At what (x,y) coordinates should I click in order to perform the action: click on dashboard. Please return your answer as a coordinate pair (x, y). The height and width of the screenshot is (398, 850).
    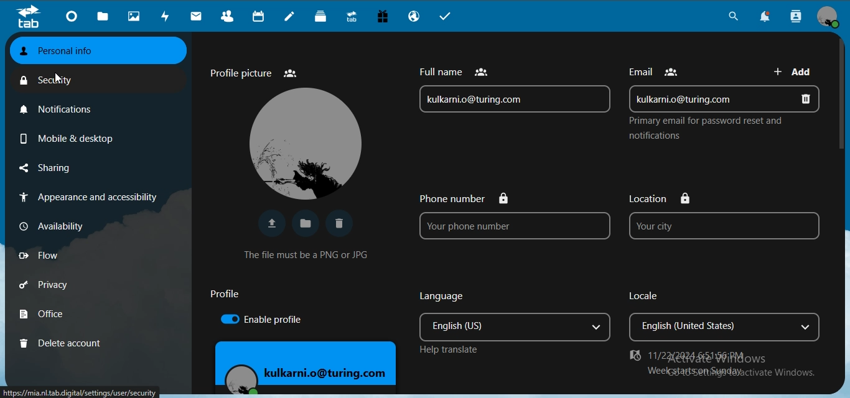
    Looking at the image, I should click on (73, 18).